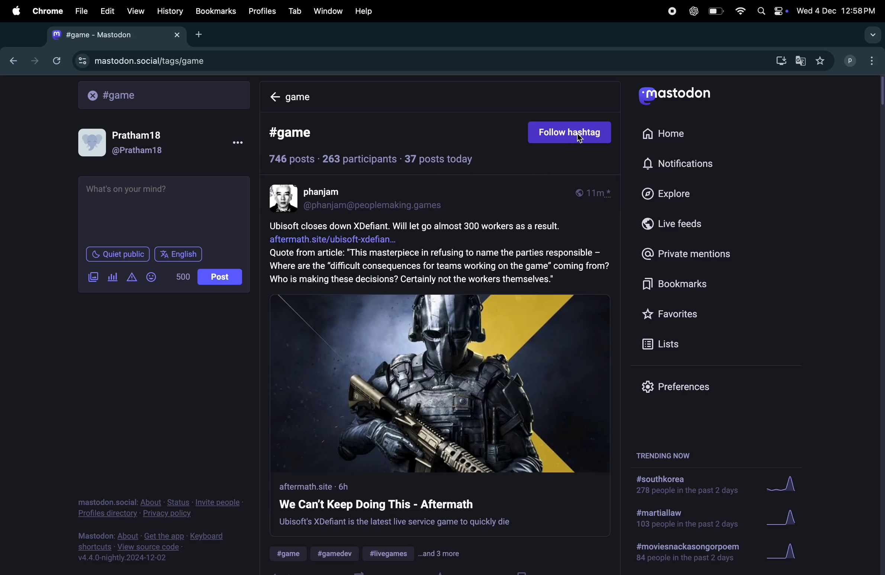 The image size is (885, 575). Describe the element at coordinates (677, 387) in the screenshot. I see `prefrences` at that location.